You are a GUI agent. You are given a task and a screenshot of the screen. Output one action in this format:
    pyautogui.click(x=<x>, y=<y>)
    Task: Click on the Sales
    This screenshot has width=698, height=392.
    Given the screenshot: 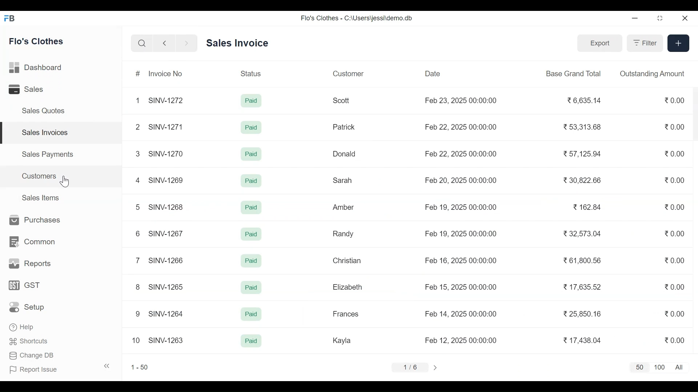 What is the action you would take?
    pyautogui.click(x=36, y=89)
    